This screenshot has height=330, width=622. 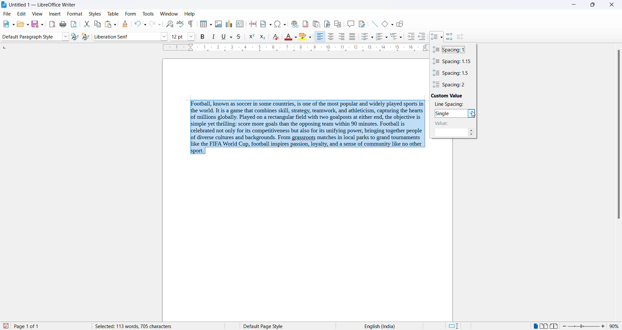 I want to click on save options, so click(x=41, y=26).